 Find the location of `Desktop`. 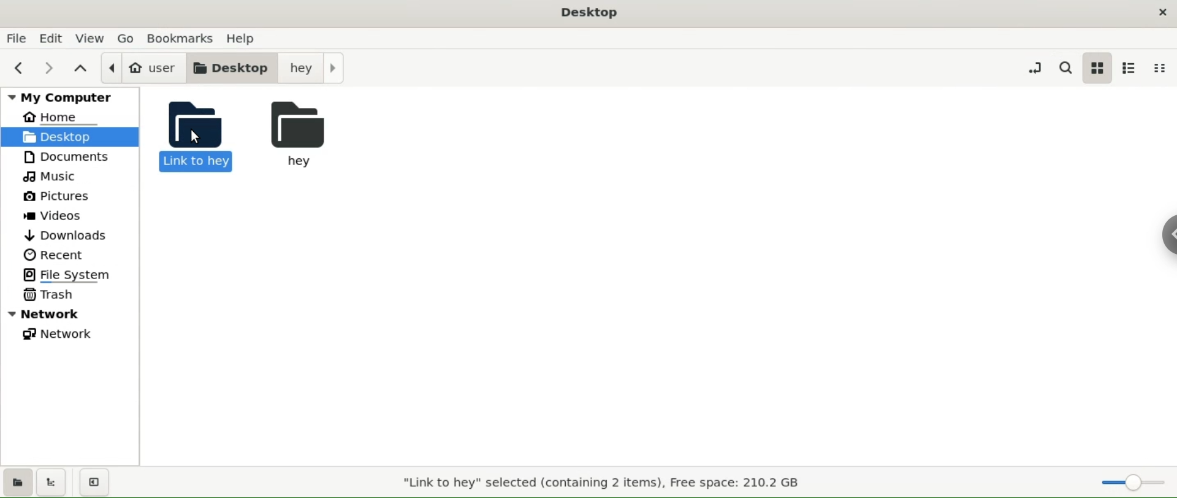

Desktop is located at coordinates (593, 12).